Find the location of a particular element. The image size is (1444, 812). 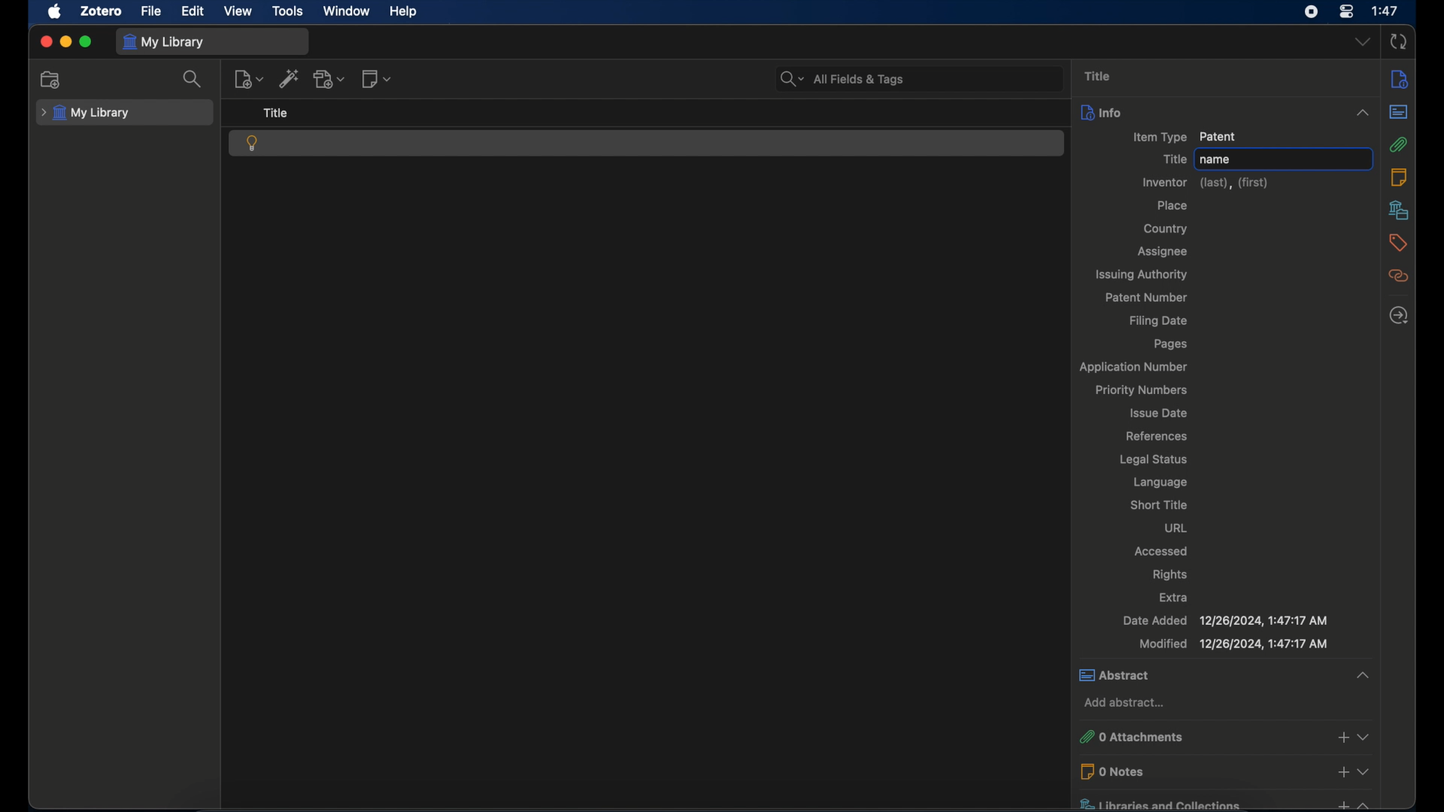

add is located at coordinates (1342, 803).